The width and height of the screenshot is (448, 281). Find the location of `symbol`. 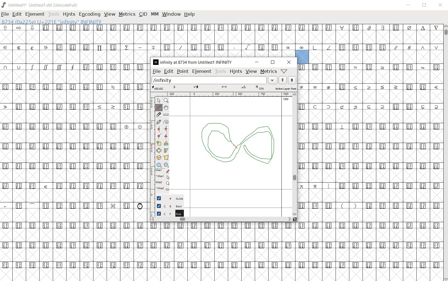

symbol is located at coordinates (423, 67).